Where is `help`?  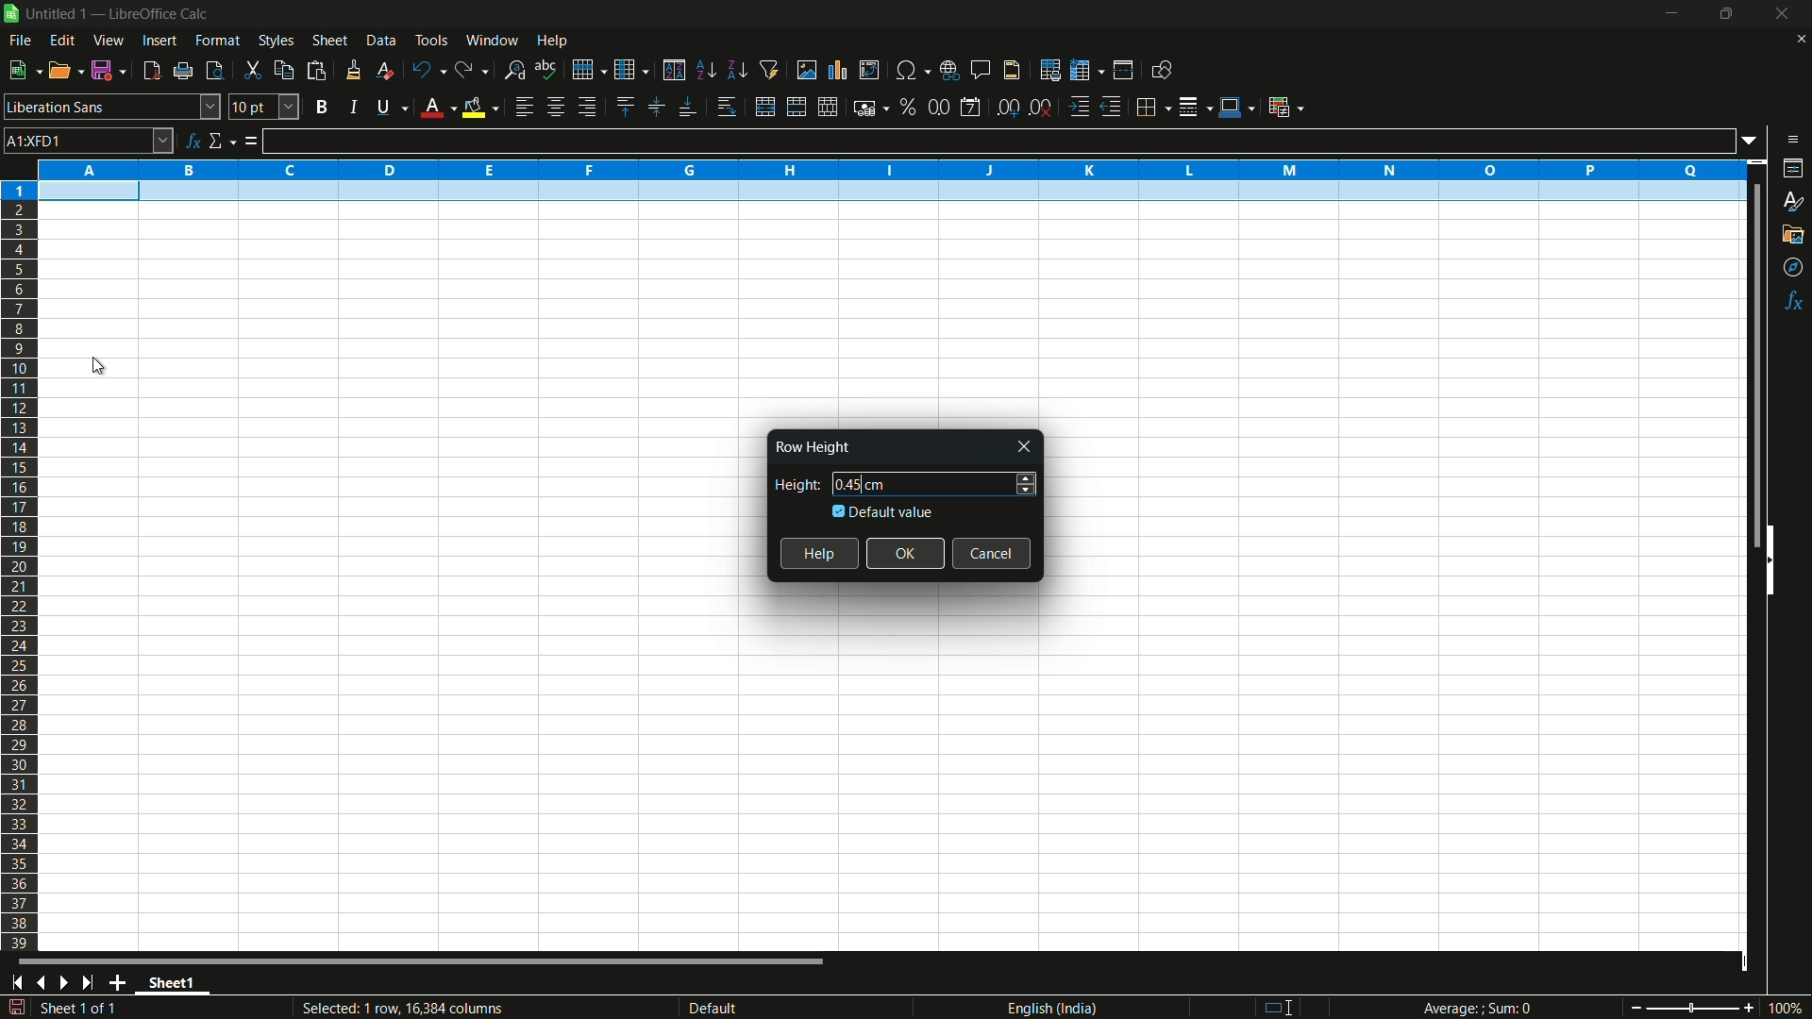
help is located at coordinates (819, 554).